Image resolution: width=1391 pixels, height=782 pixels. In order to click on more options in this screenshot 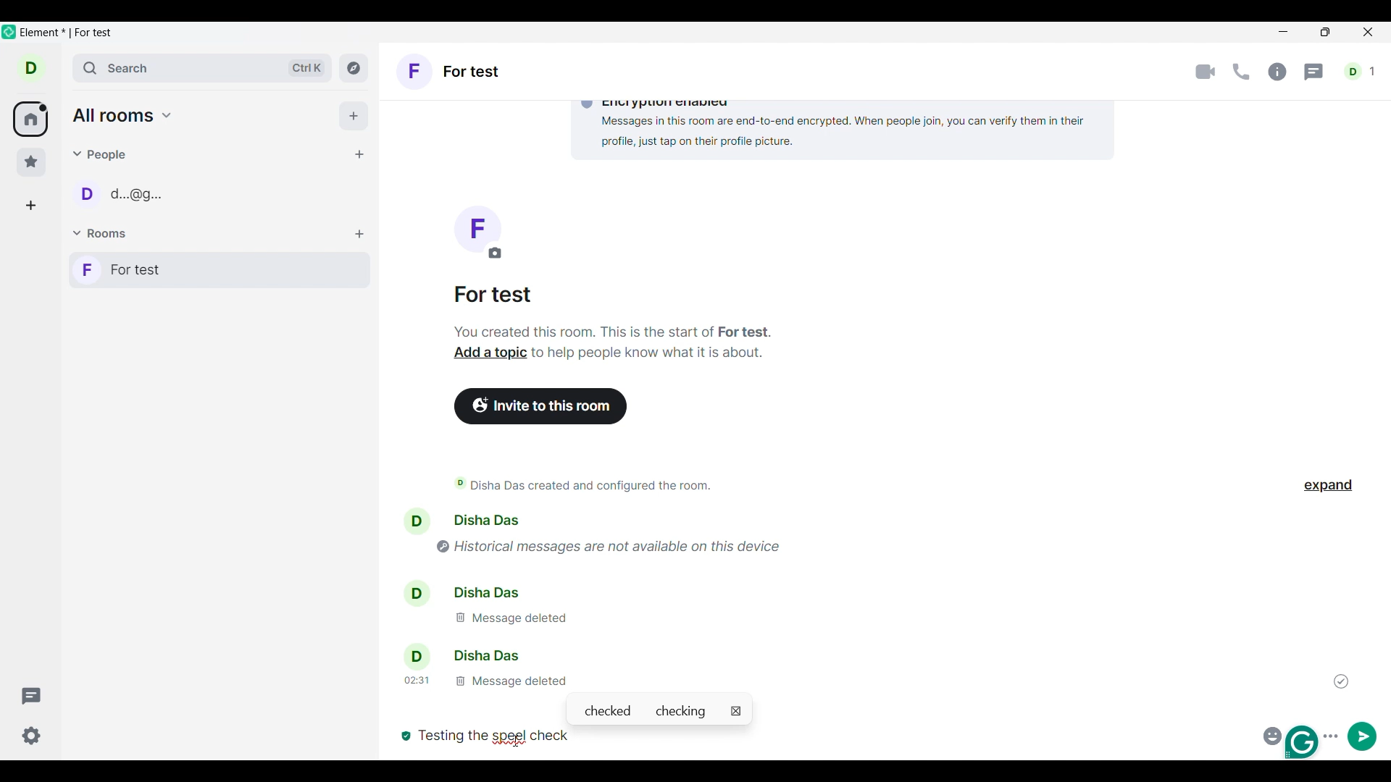, I will do `click(1333, 734)`.